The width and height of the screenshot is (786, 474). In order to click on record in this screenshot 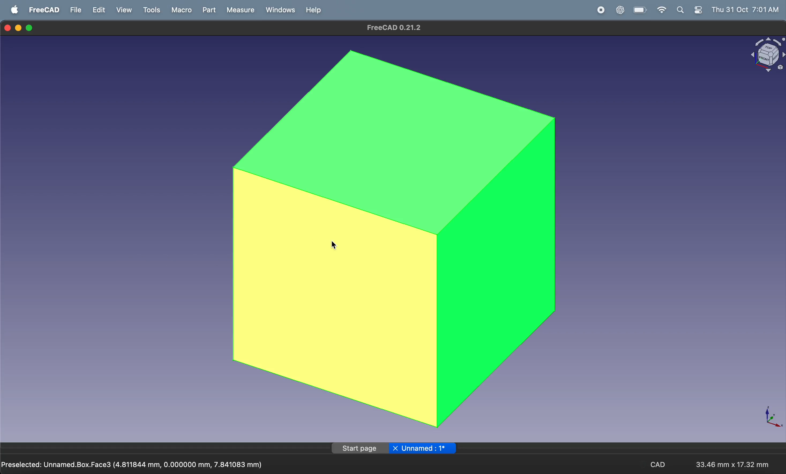, I will do `click(600, 11)`.